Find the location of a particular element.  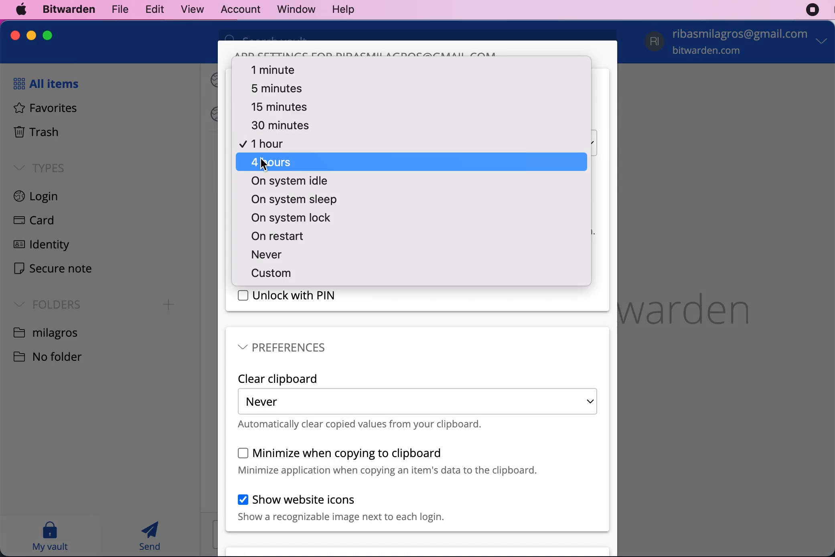

login is located at coordinates (46, 197).